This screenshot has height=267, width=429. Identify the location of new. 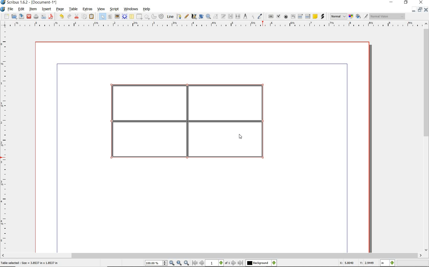
(7, 17).